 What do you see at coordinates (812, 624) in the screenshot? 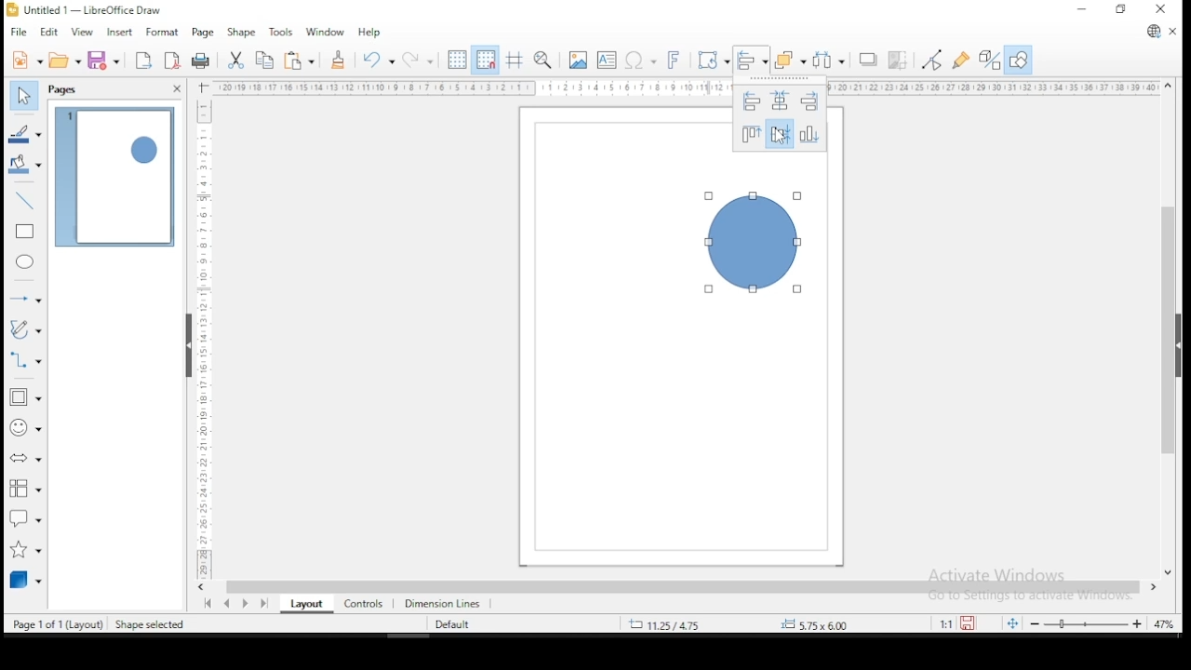
I see `5.75x6.00` at bounding box center [812, 624].